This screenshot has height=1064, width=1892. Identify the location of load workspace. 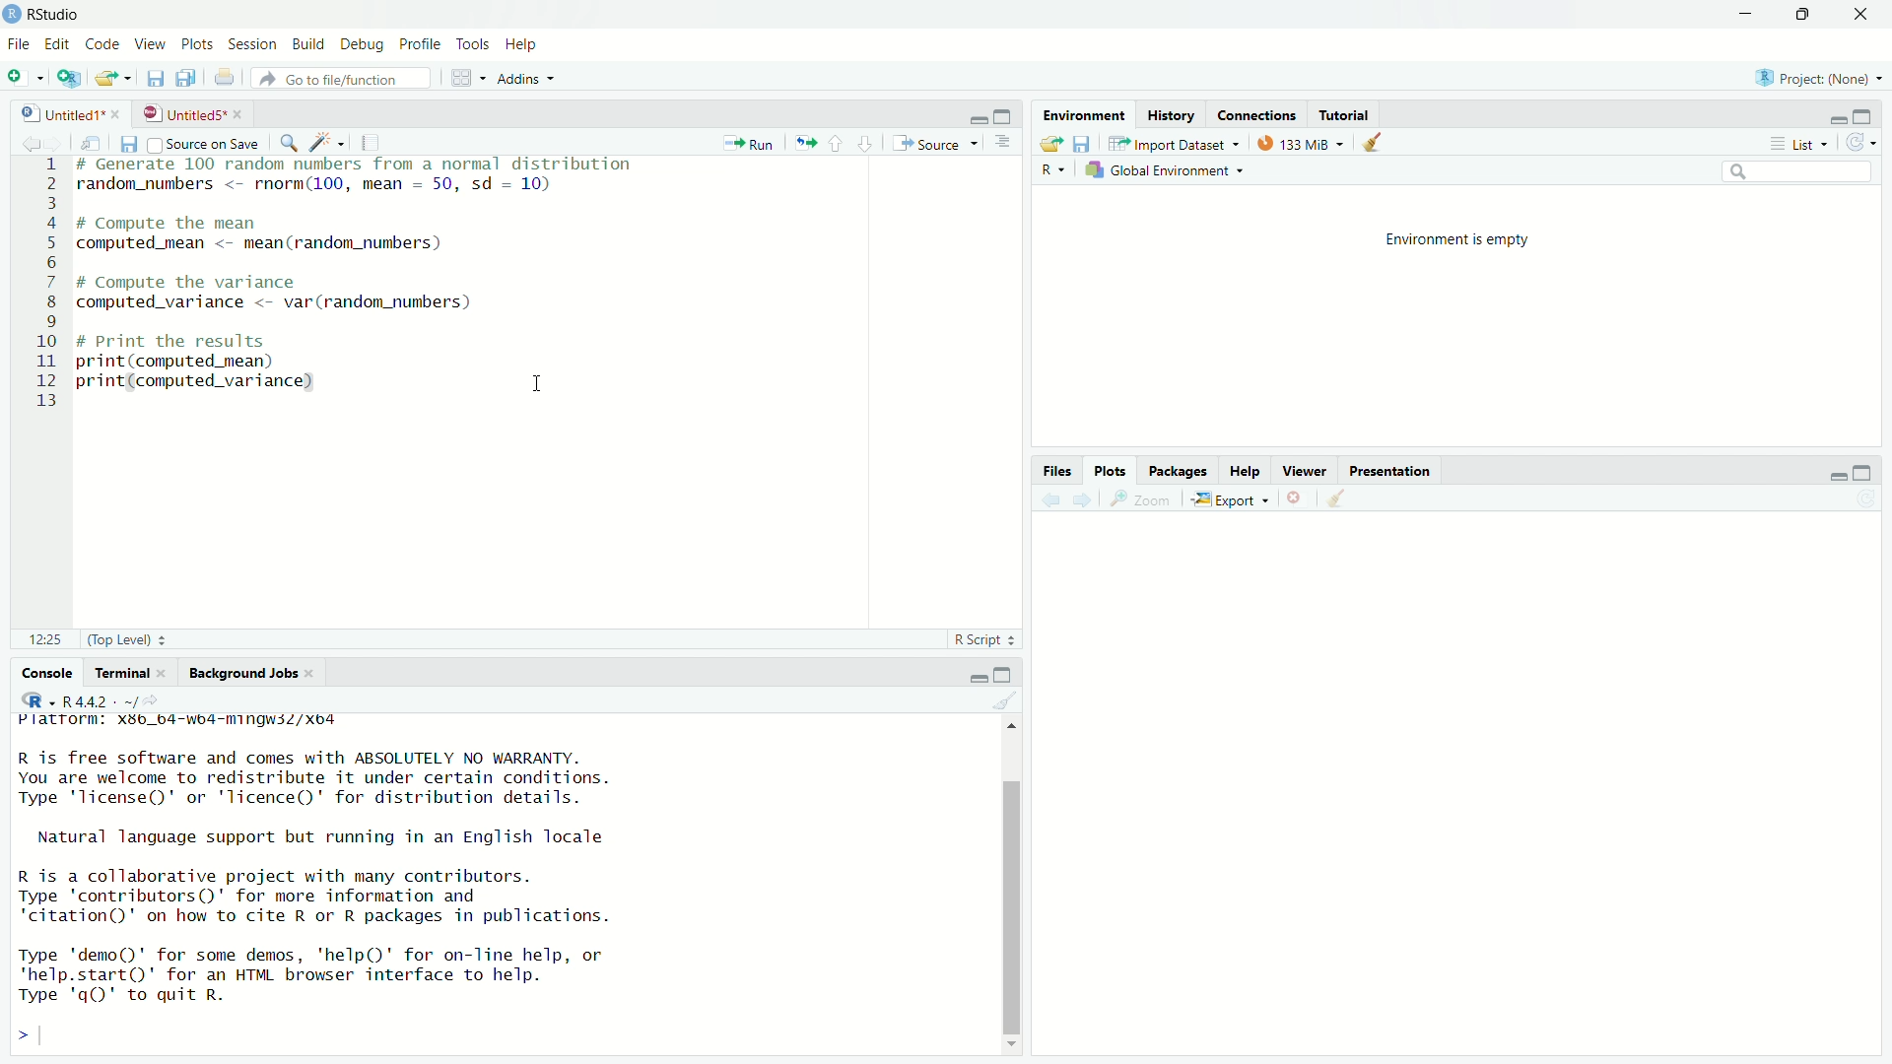
(1049, 143).